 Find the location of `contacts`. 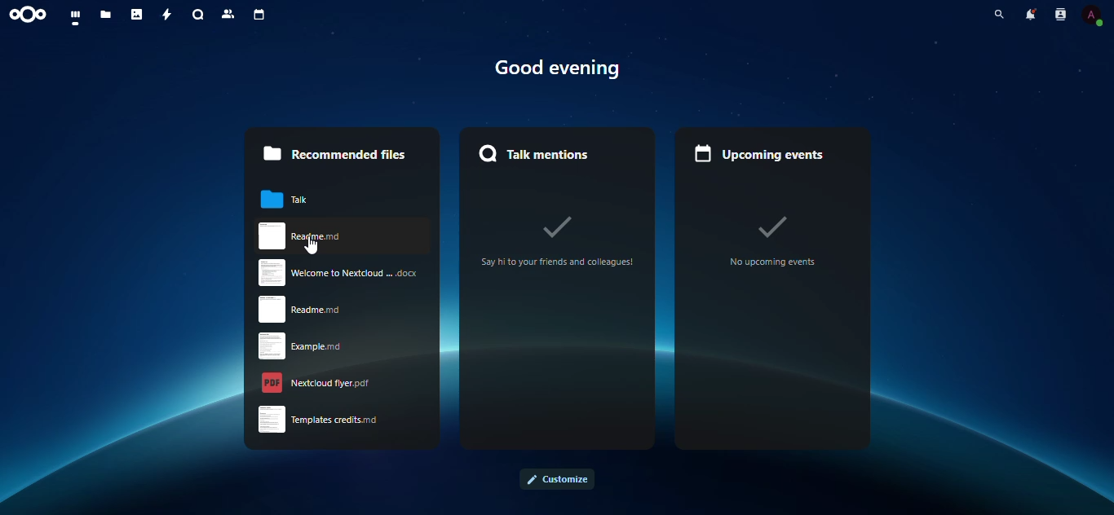

contacts is located at coordinates (228, 14).